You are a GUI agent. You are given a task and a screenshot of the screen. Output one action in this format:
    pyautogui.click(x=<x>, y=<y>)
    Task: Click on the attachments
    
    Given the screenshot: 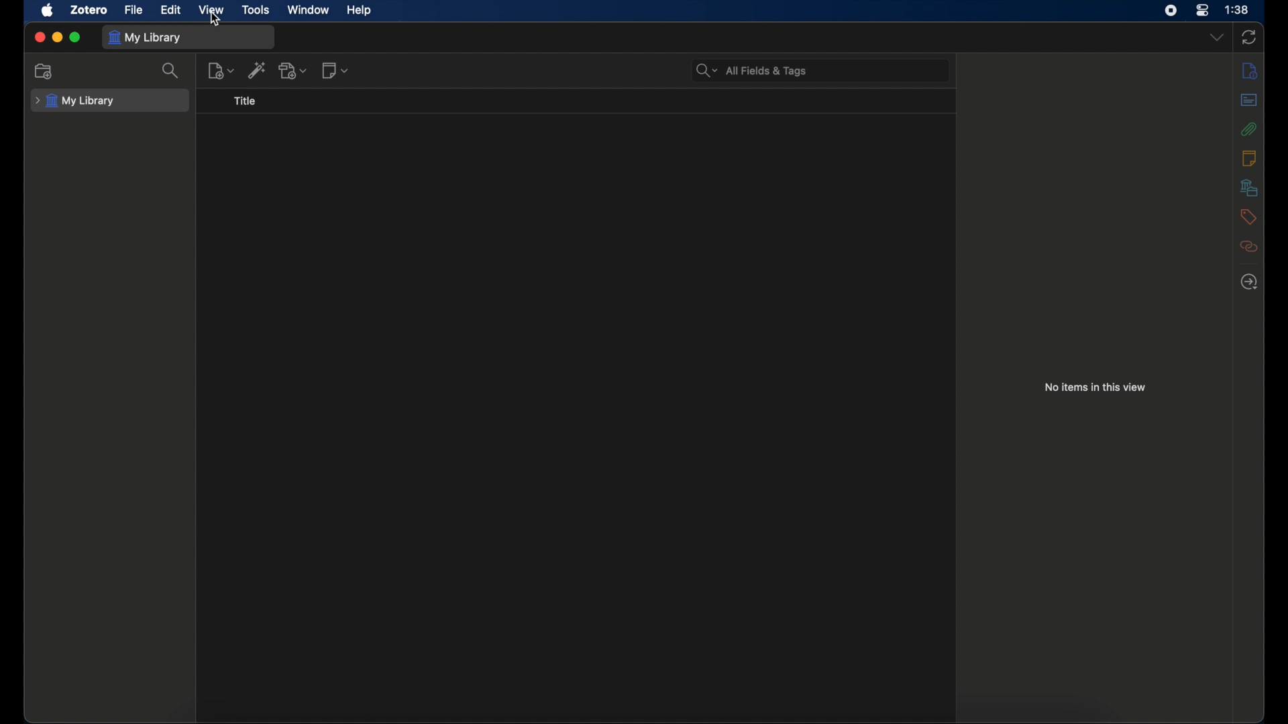 What is the action you would take?
    pyautogui.click(x=1249, y=129)
    